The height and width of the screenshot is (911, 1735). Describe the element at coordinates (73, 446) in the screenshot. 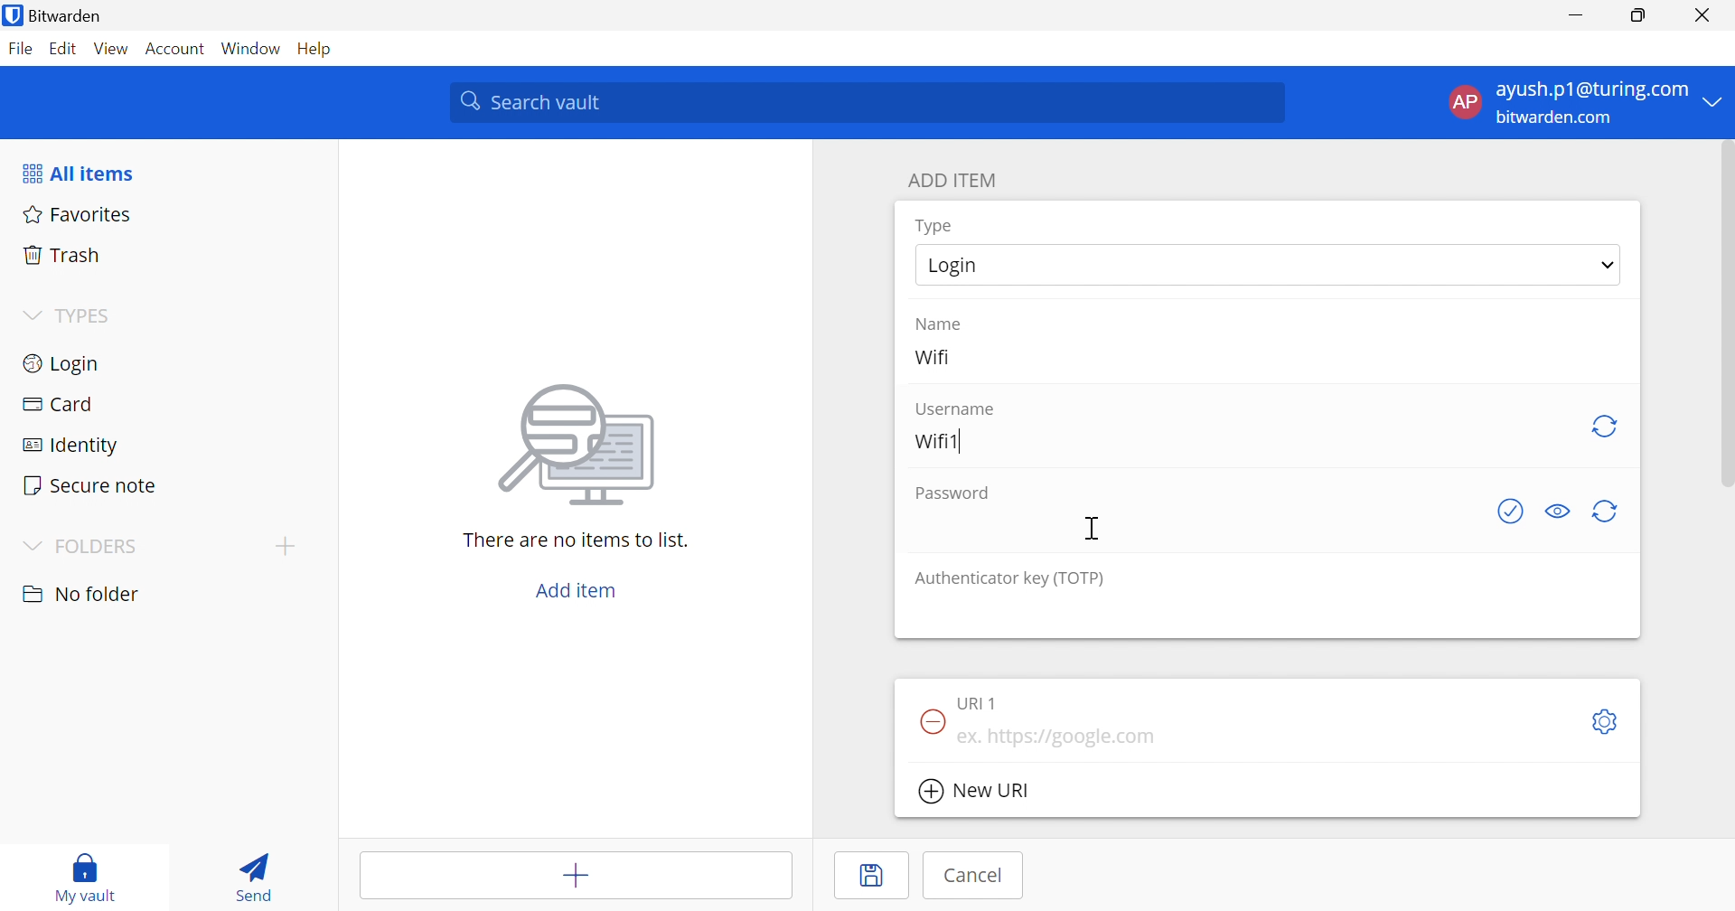

I see `Identity` at that location.